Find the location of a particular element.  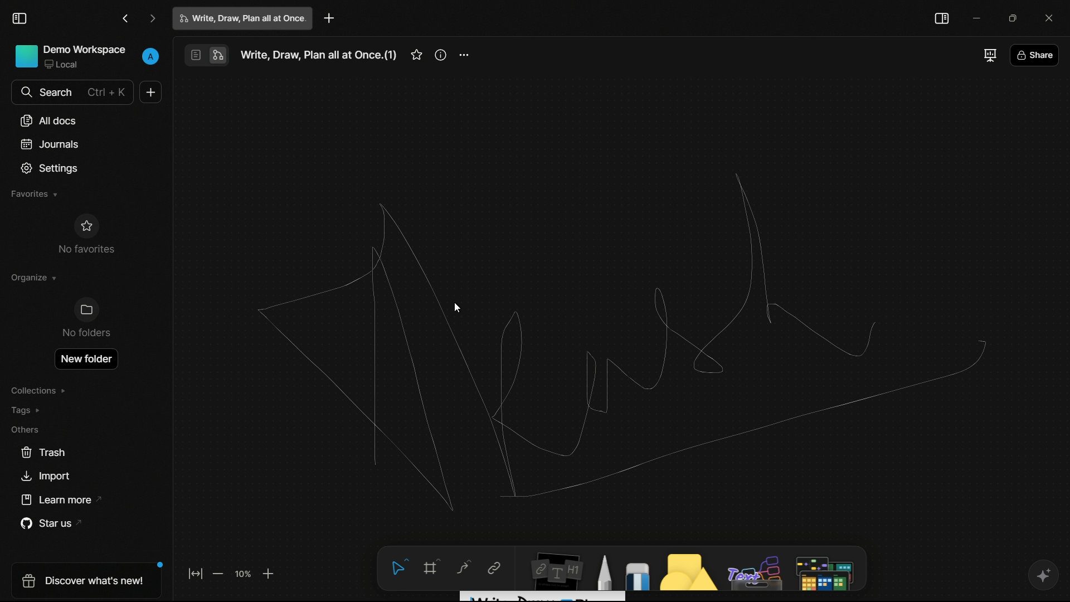

more options is located at coordinates (464, 56).